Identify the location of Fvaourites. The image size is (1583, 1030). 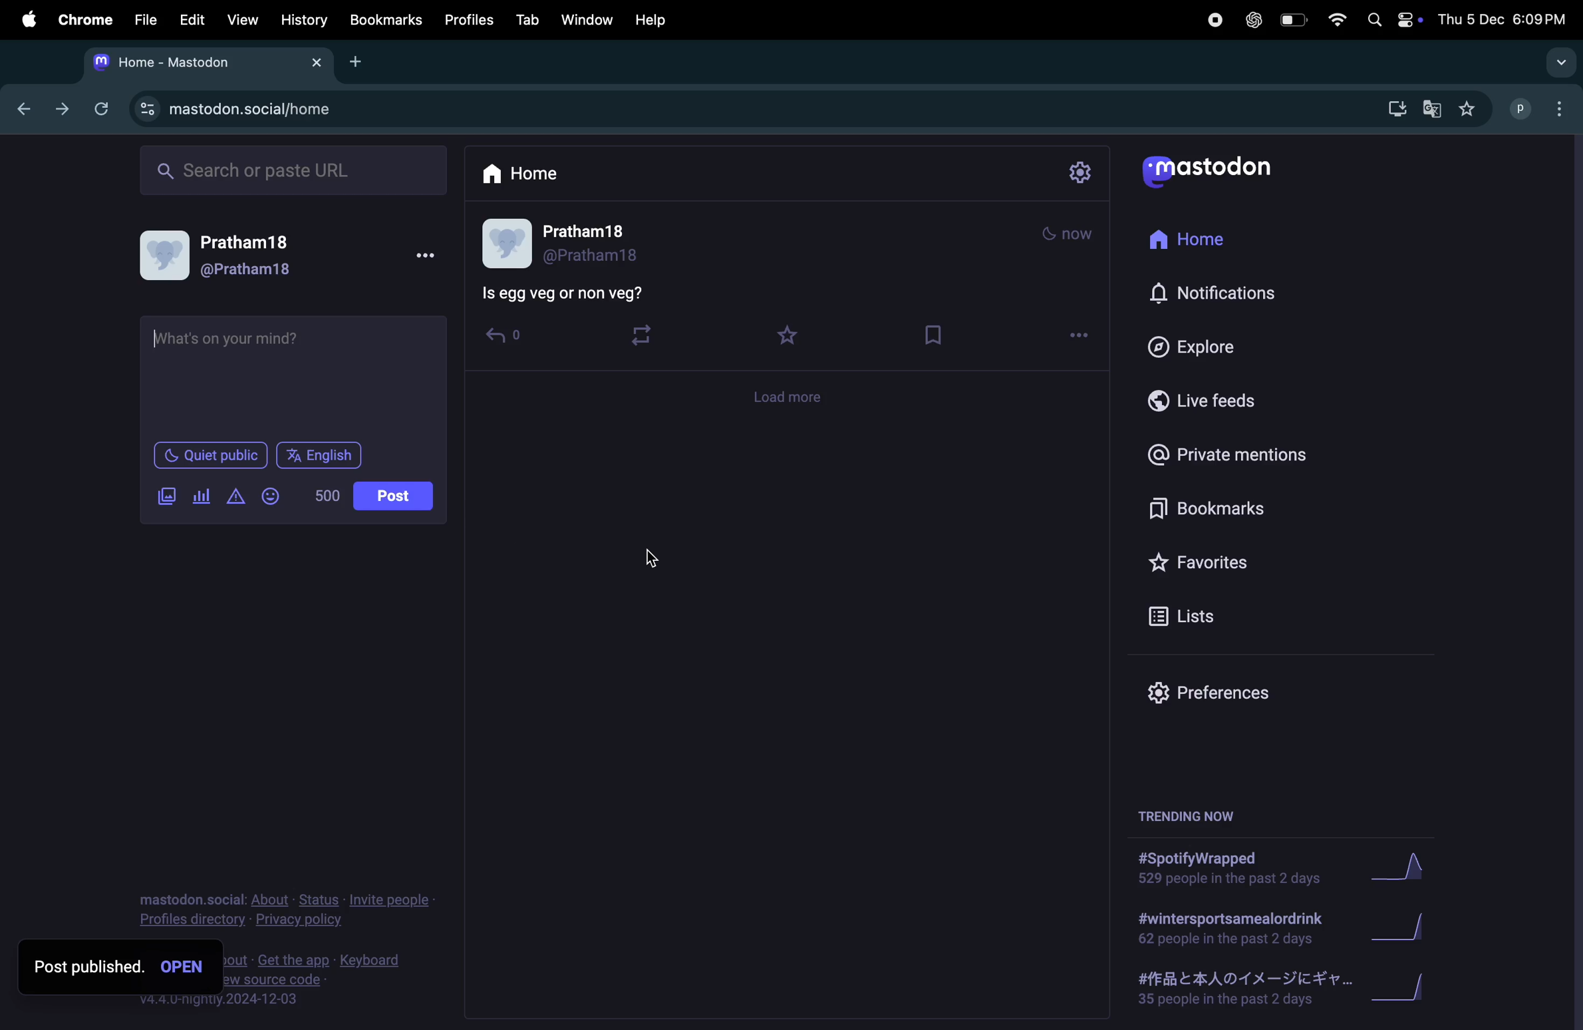
(1219, 562).